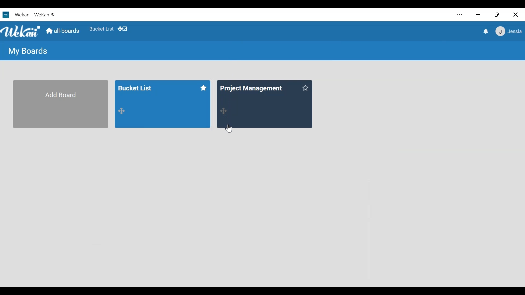 This screenshot has height=295, width=525. What do you see at coordinates (224, 110) in the screenshot?
I see `action` at bounding box center [224, 110].